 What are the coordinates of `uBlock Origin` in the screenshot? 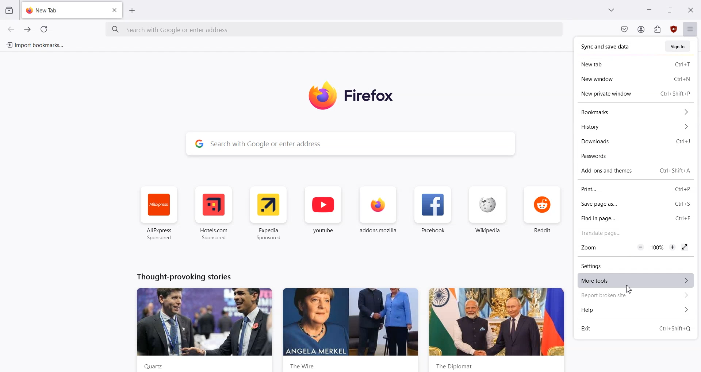 It's located at (674, 29).